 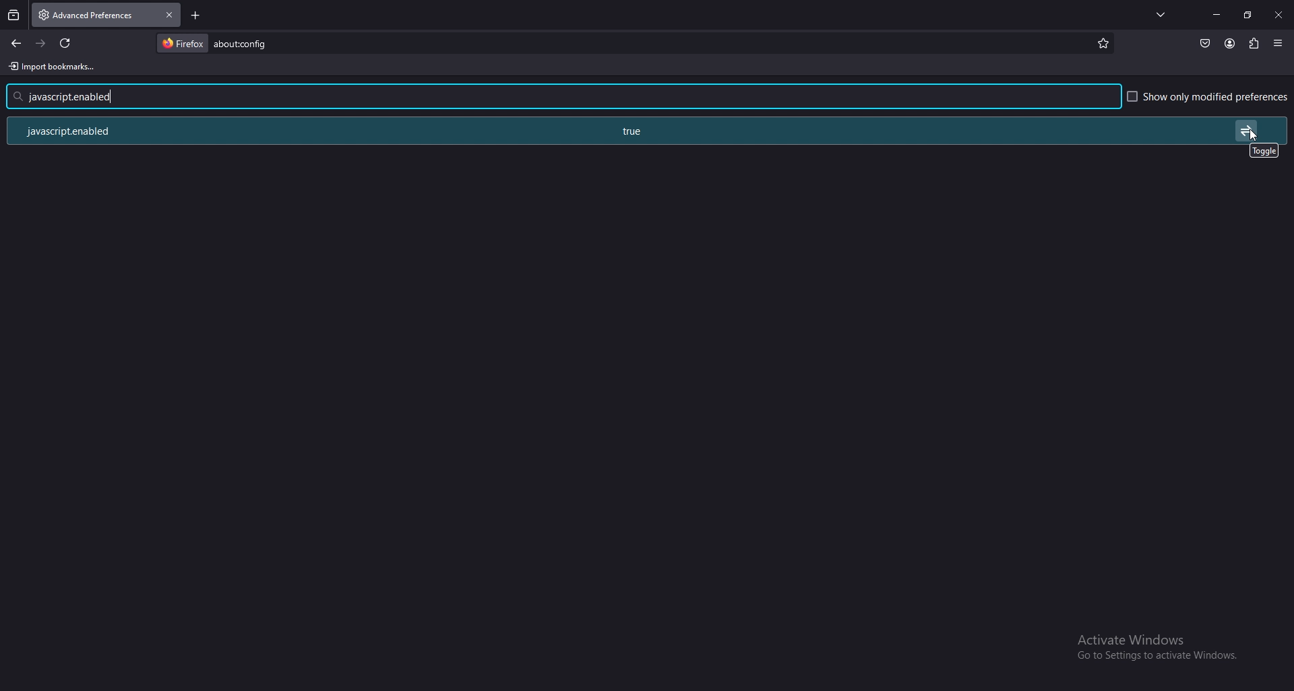 I want to click on close tab, so click(x=168, y=14).